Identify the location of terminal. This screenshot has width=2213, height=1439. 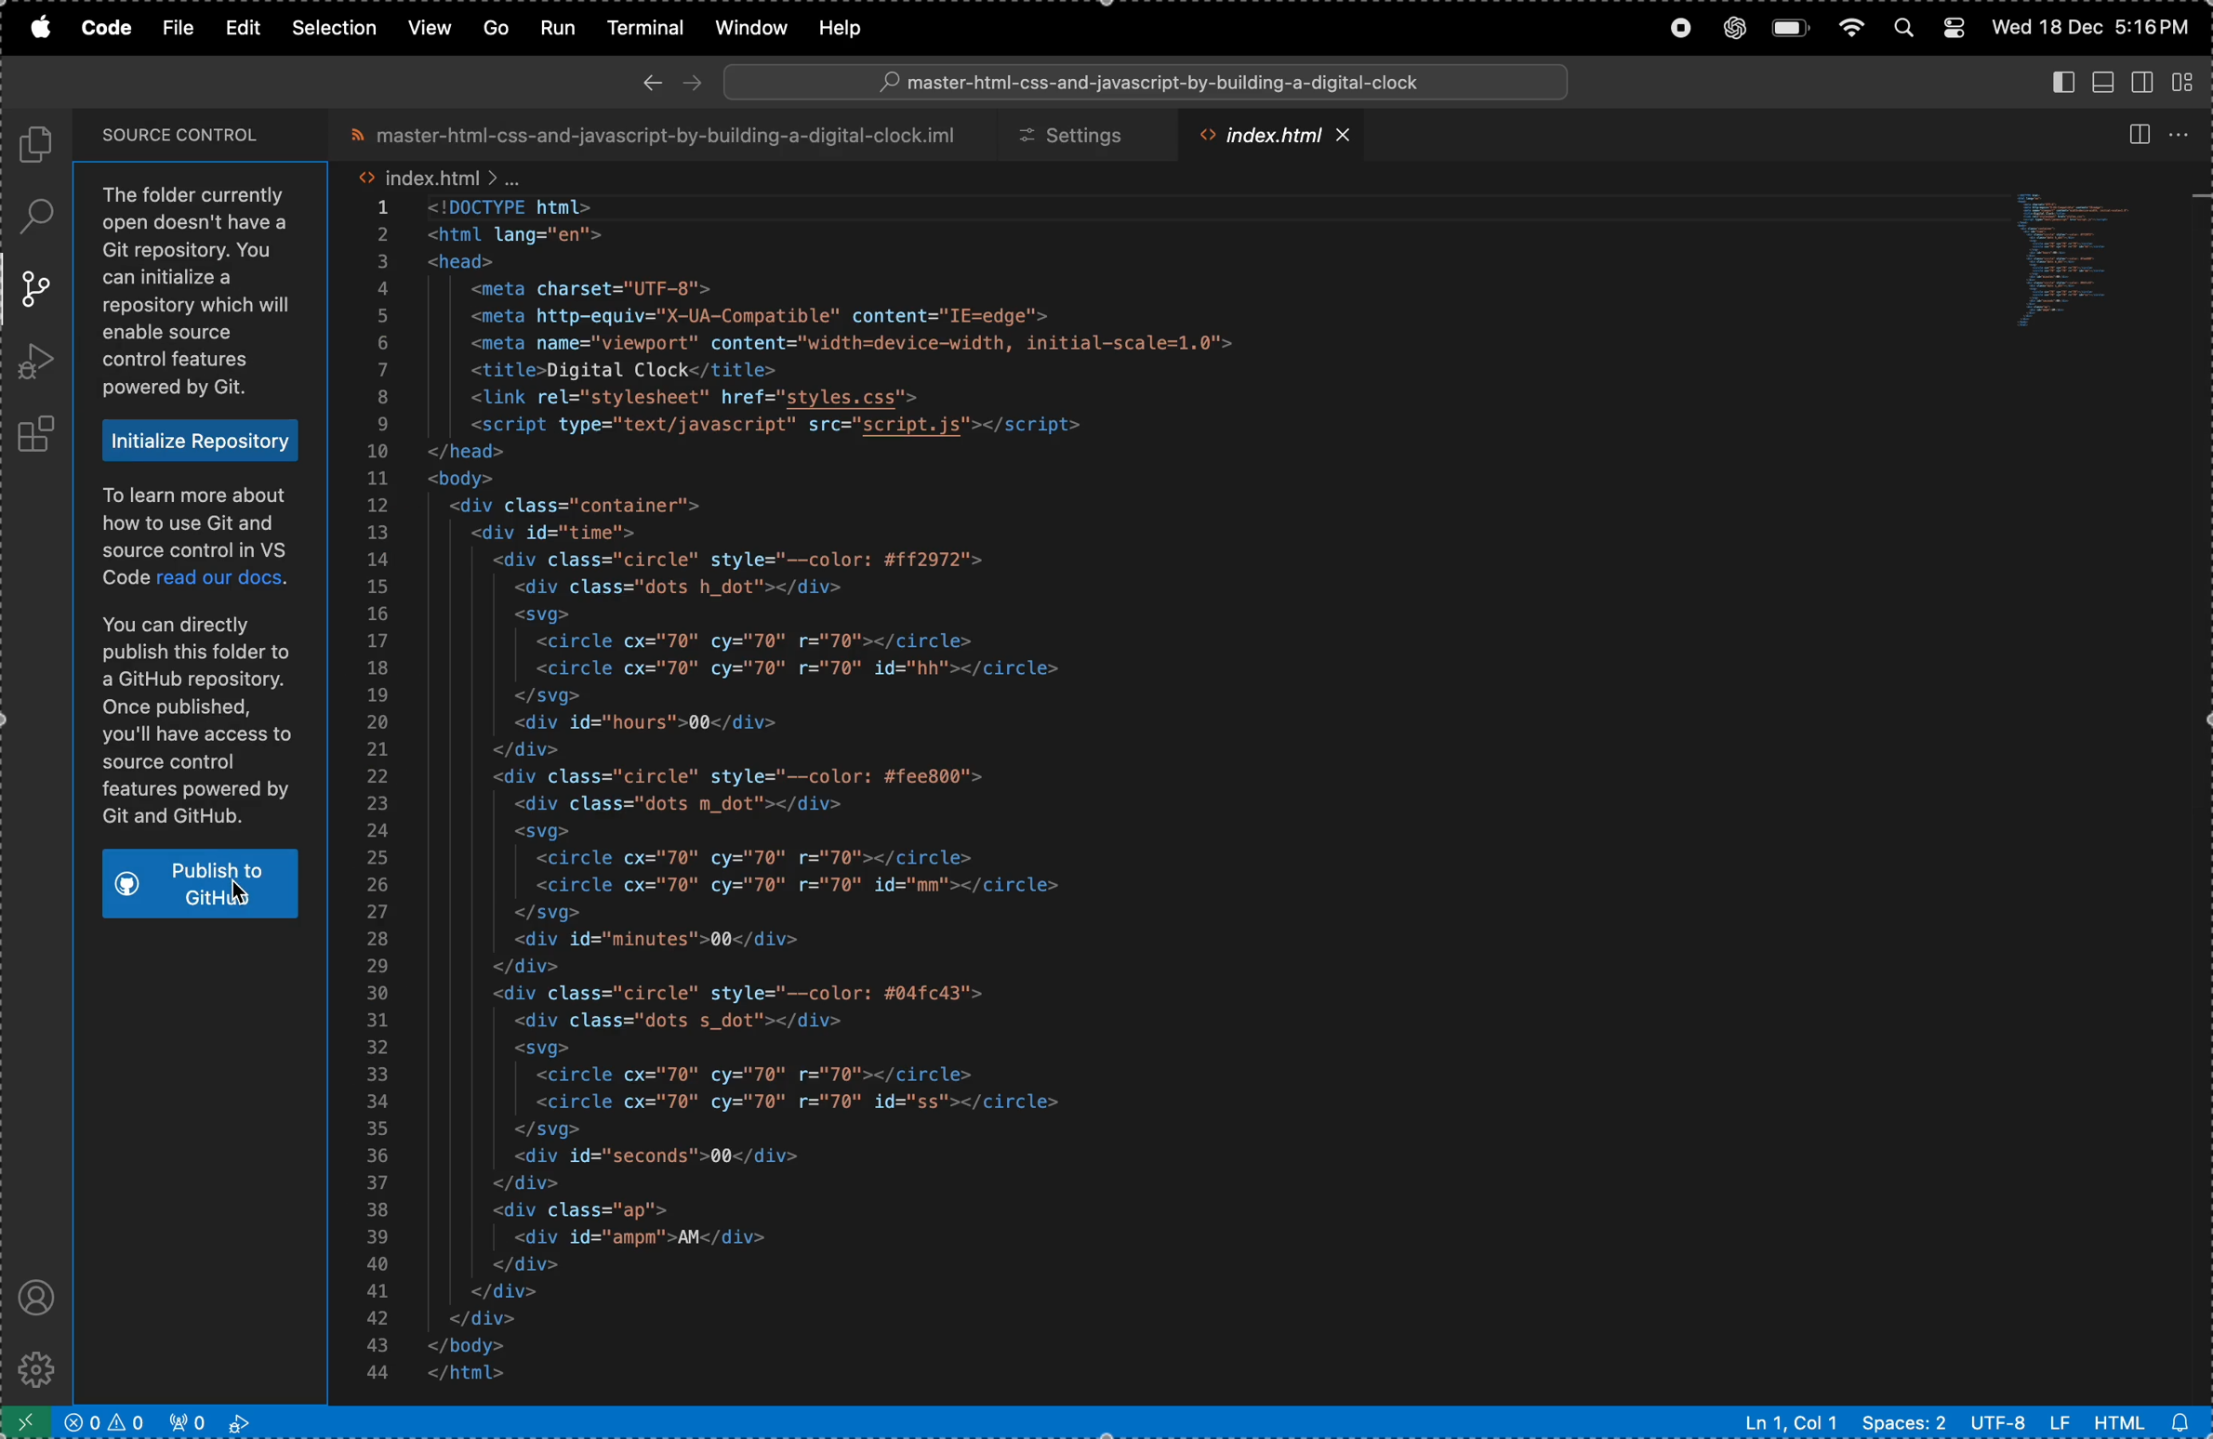
(638, 27).